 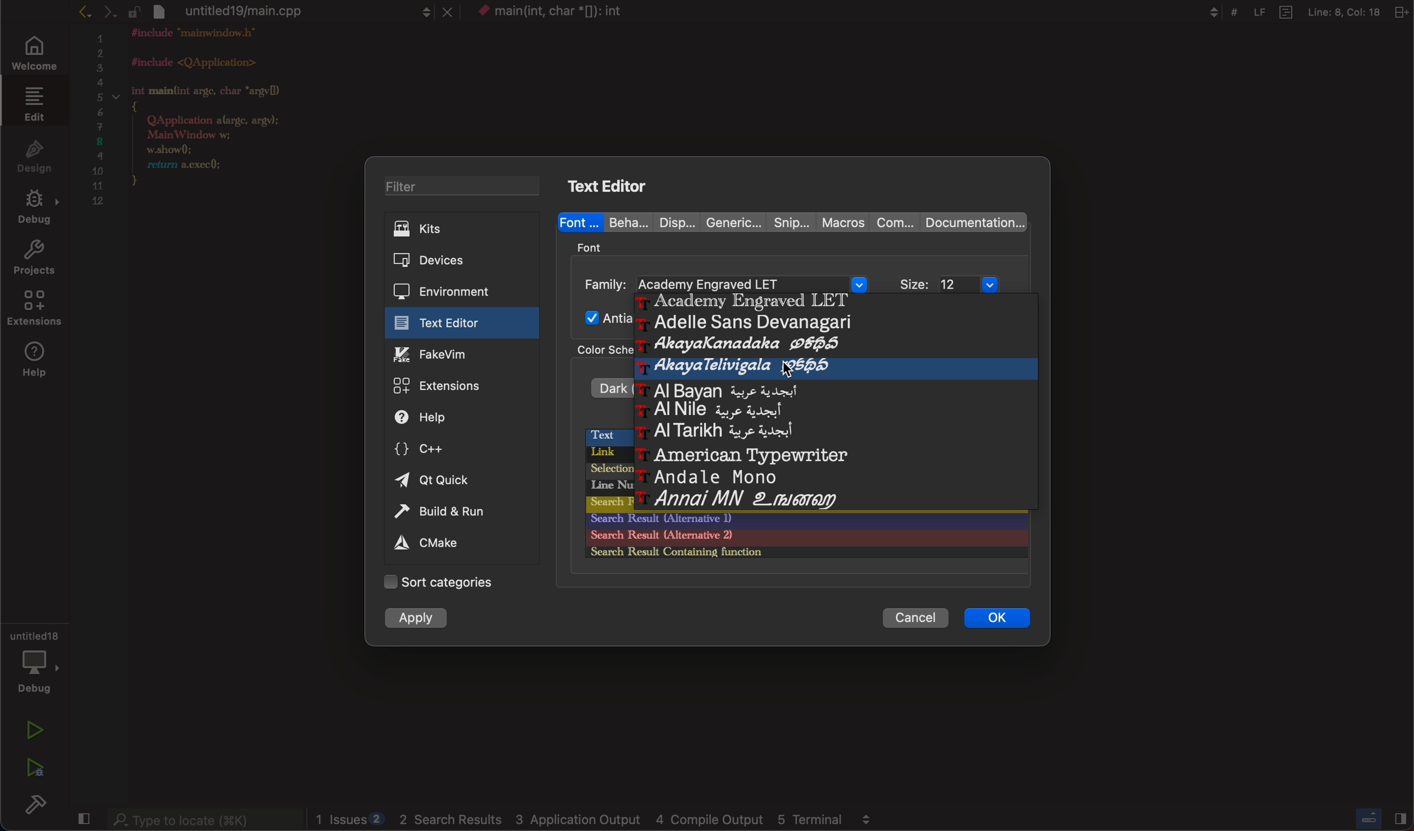 What do you see at coordinates (457, 386) in the screenshot?
I see `extensions` at bounding box center [457, 386].